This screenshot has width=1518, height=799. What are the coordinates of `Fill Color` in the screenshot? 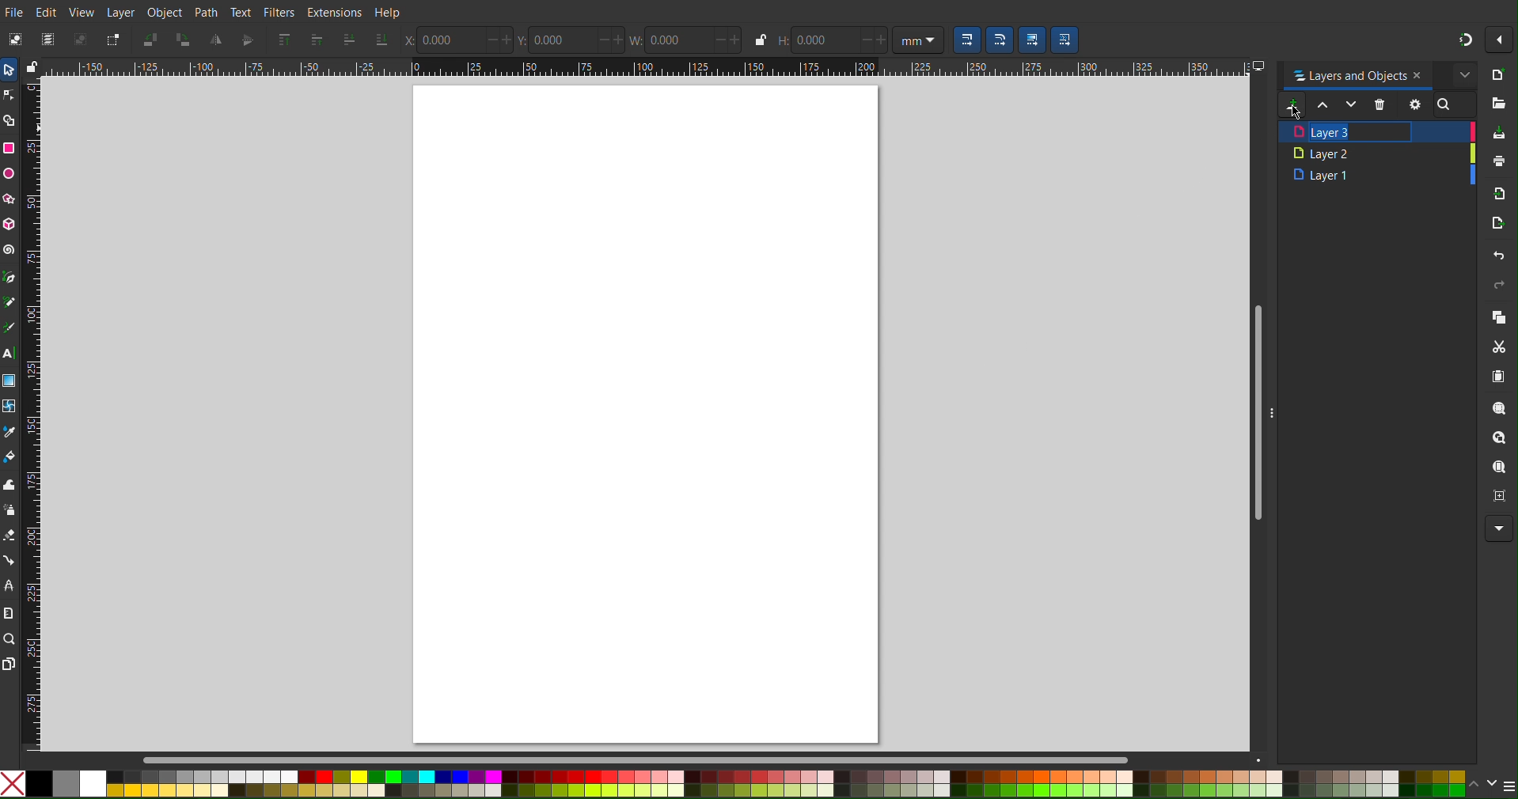 It's located at (13, 457).